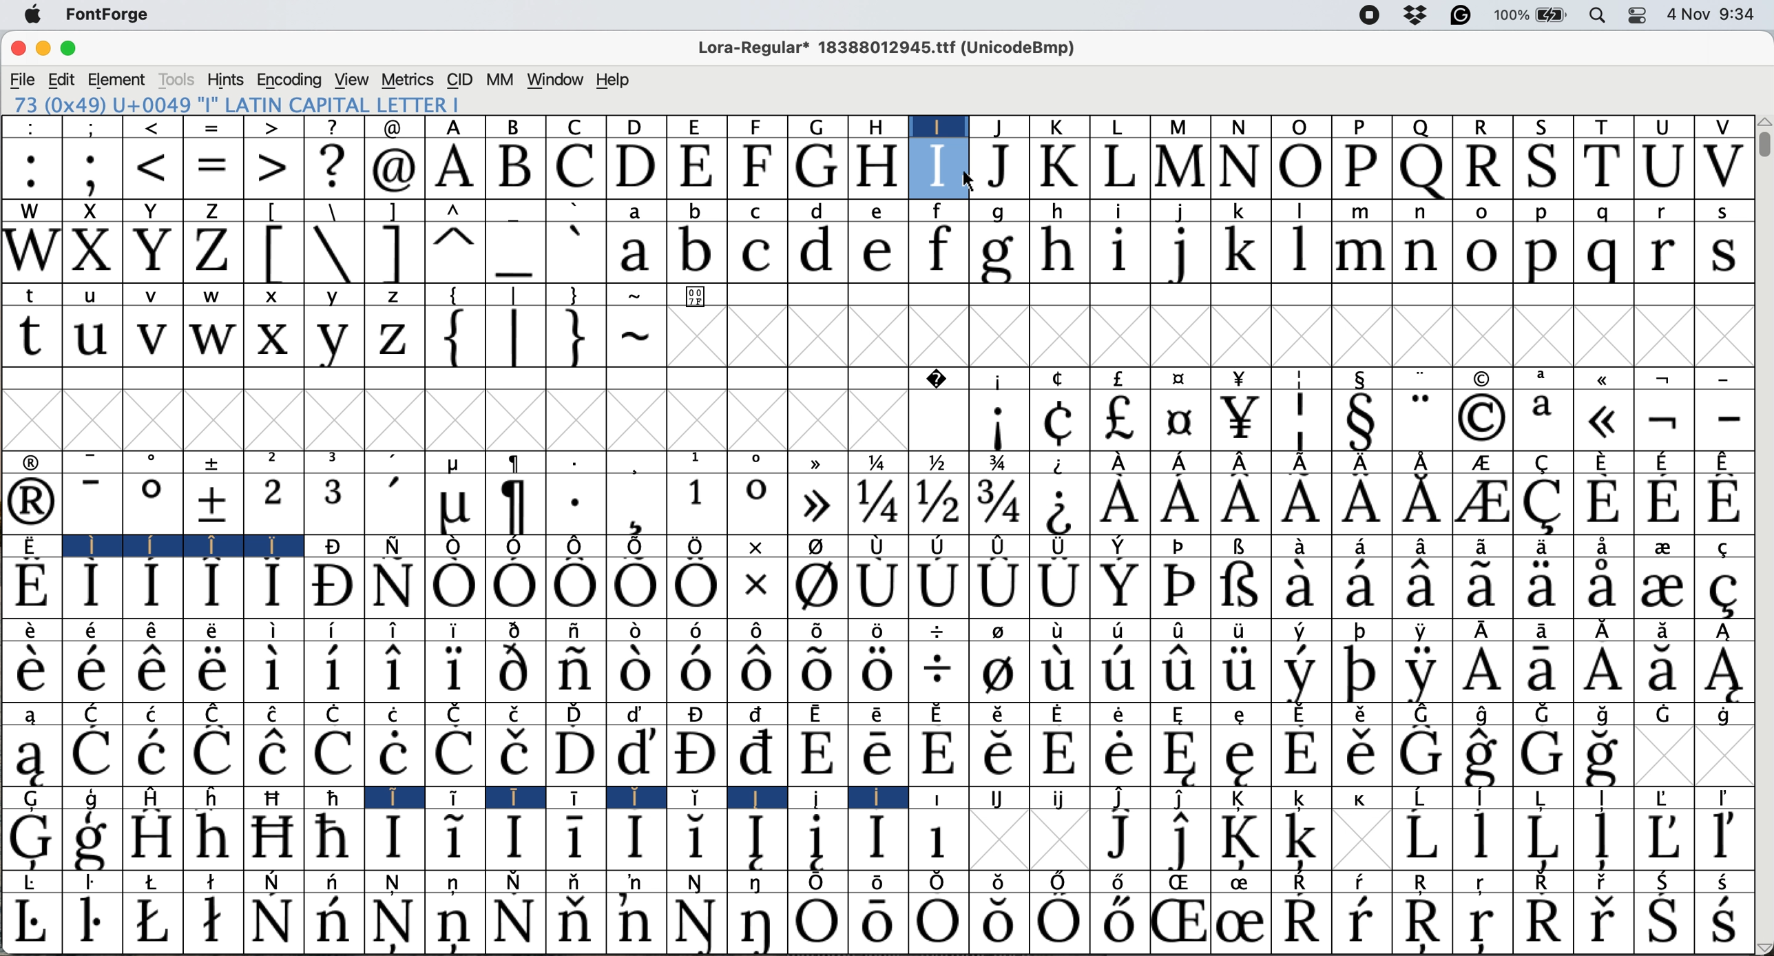 Image resolution: width=1774 pixels, height=956 pixels. I want to click on V, so click(1723, 167).